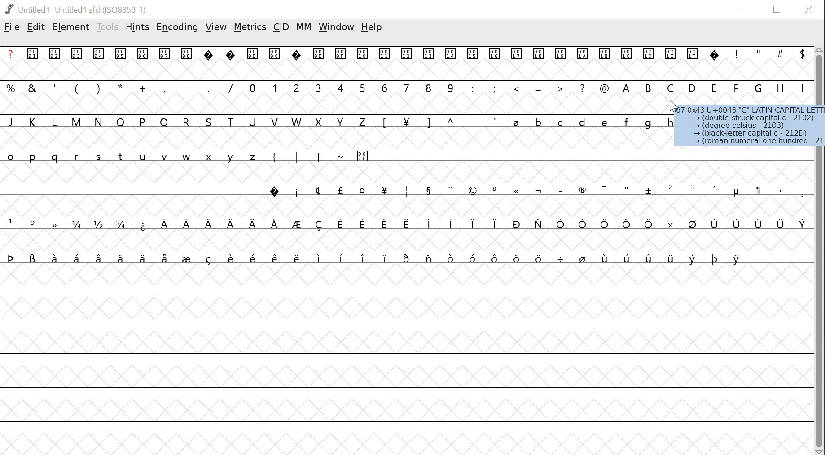 The image size is (825, 455). What do you see at coordinates (404, 157) in the screenshot?
I see `glyphs` at bounding box center [404, 157].